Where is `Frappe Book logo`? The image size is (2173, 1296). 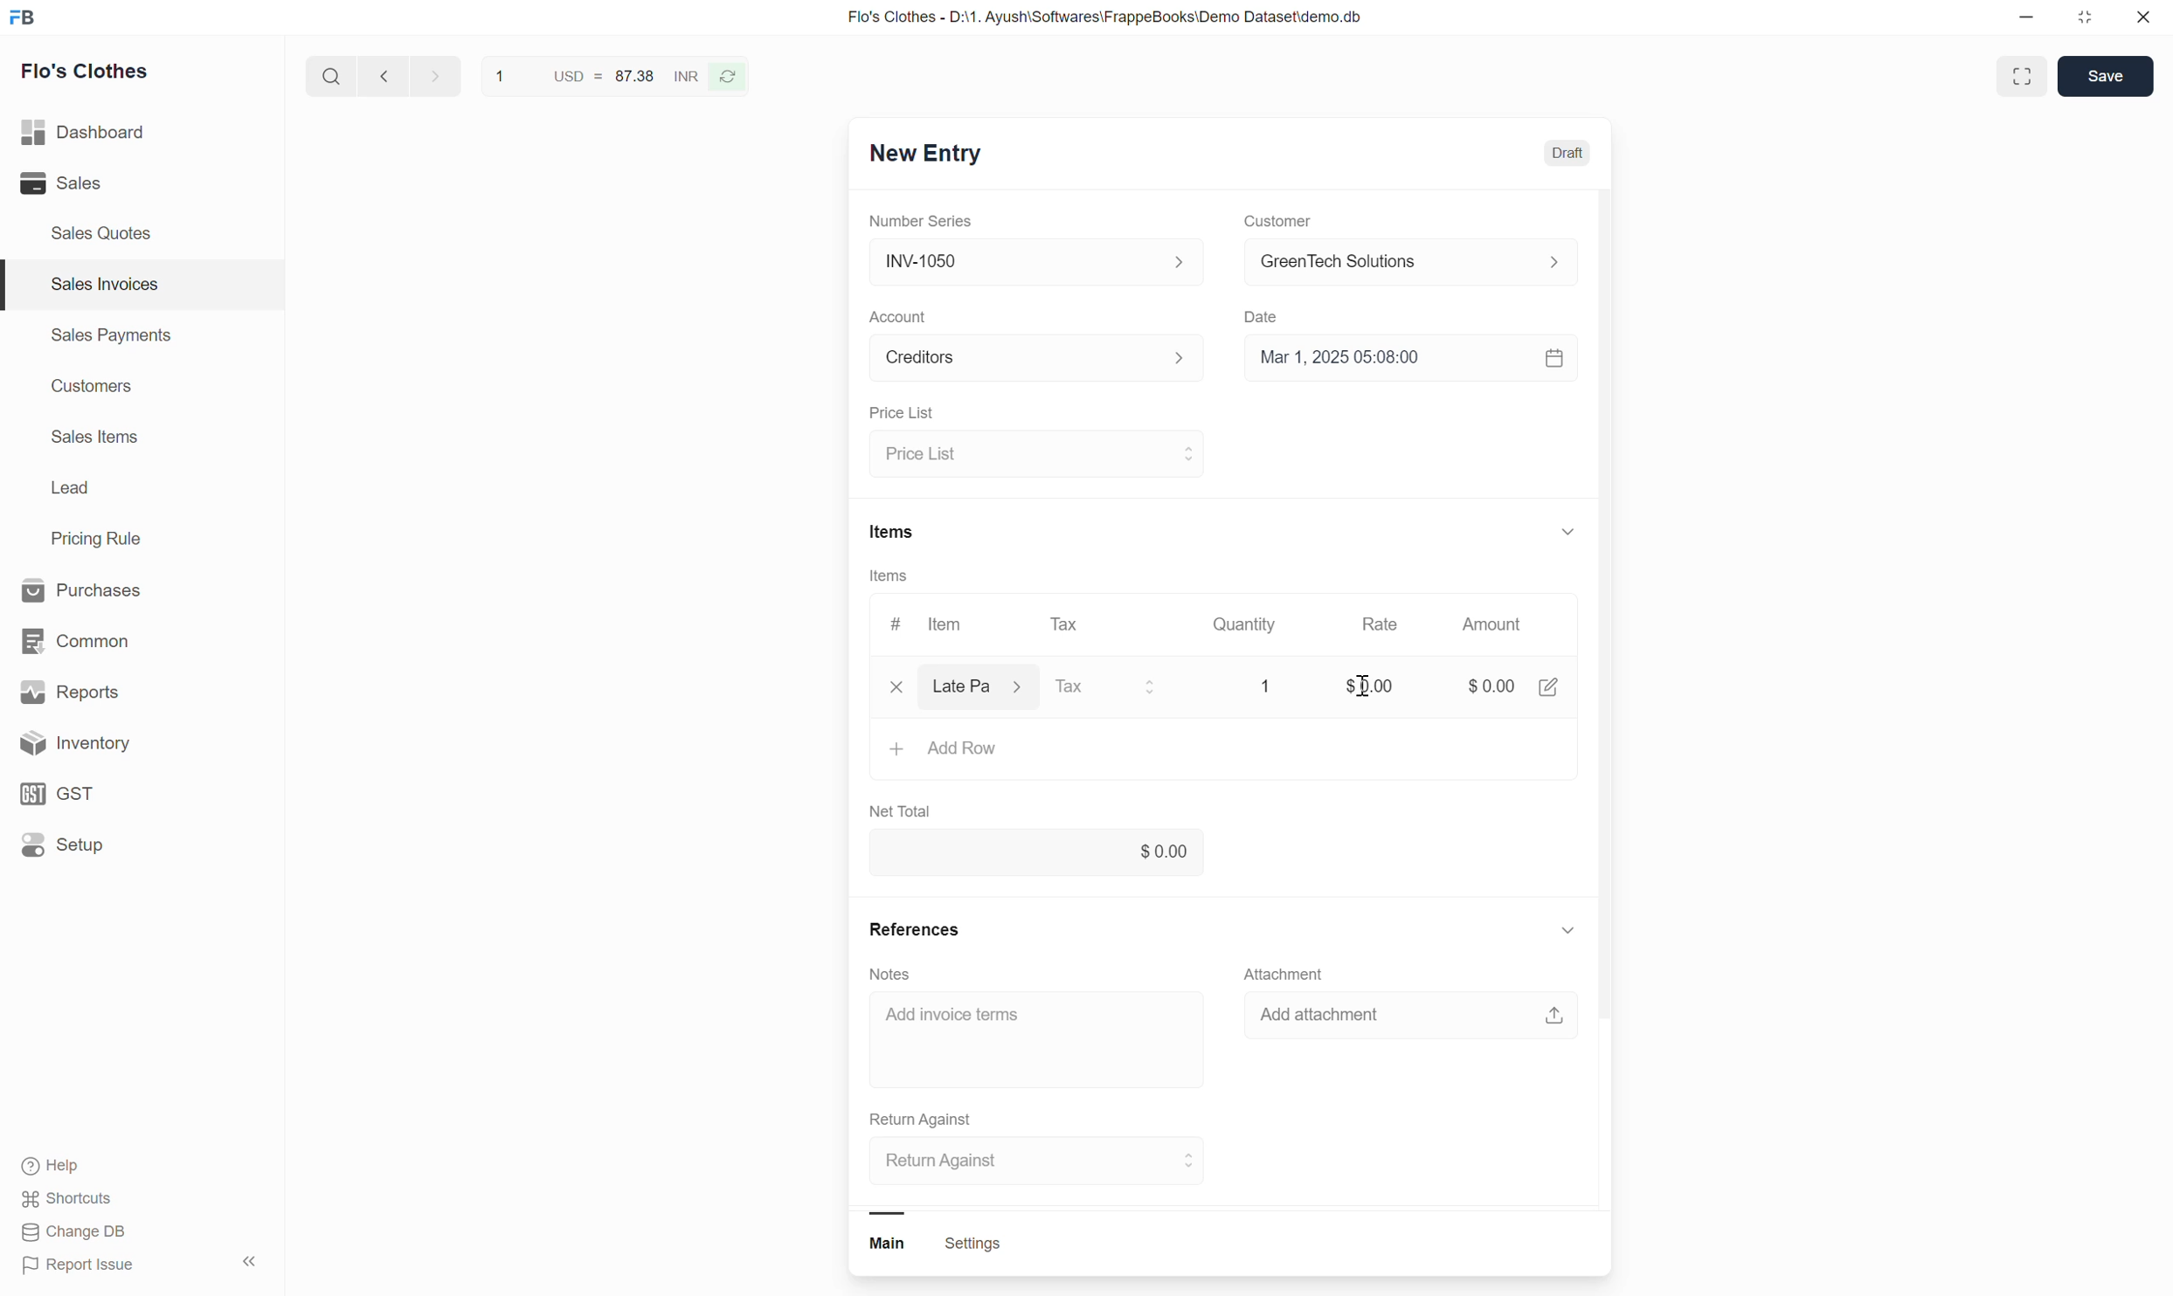
Frappe Book logo is located at coordinates (28, 19).